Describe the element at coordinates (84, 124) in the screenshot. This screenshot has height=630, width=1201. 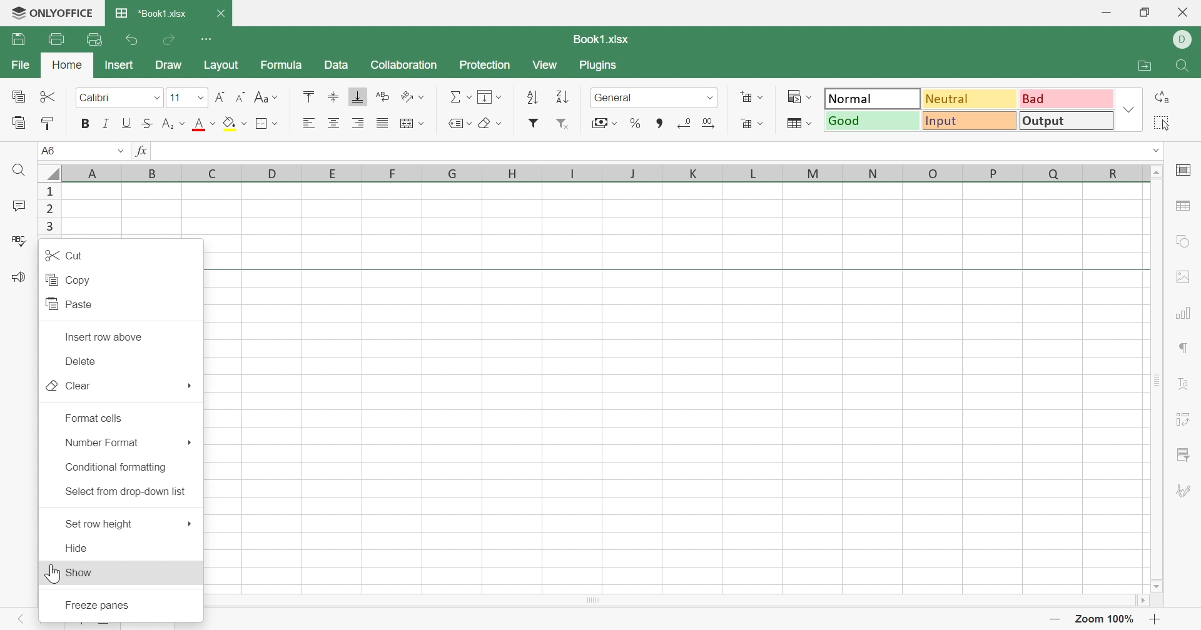
I see `Bold` at that location.